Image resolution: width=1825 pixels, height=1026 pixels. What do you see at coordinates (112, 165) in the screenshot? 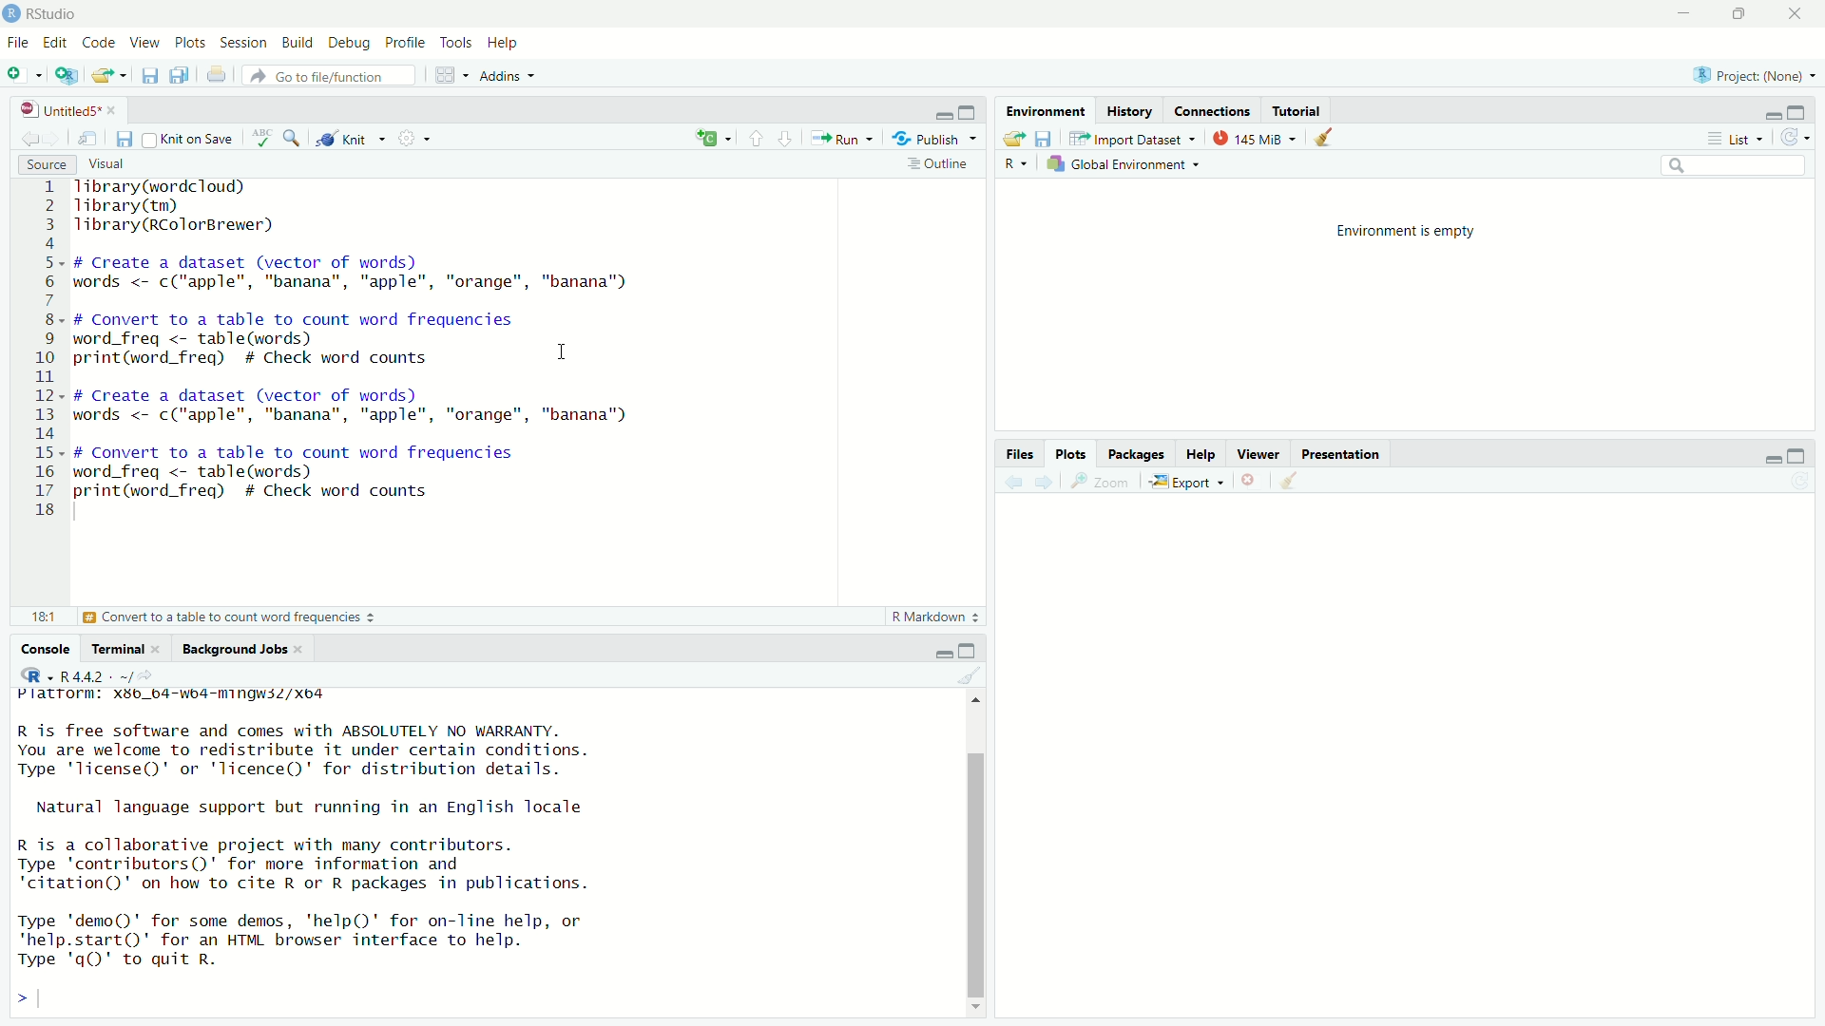
I see `Visual` at bounding box center [112, 165].